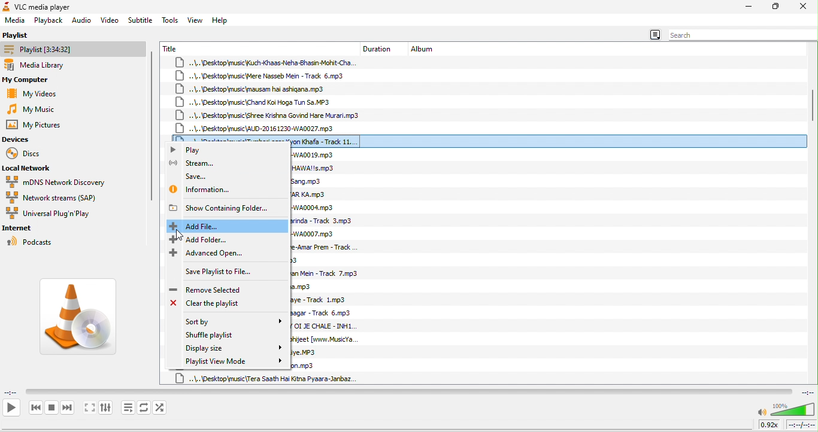 Image resolution: width=818 pixels, height=432 pixels. I want to click on ..\..\Desktop\music\Tumse Mikar-Parinda - Track 3.mp3, so click(325, 222).